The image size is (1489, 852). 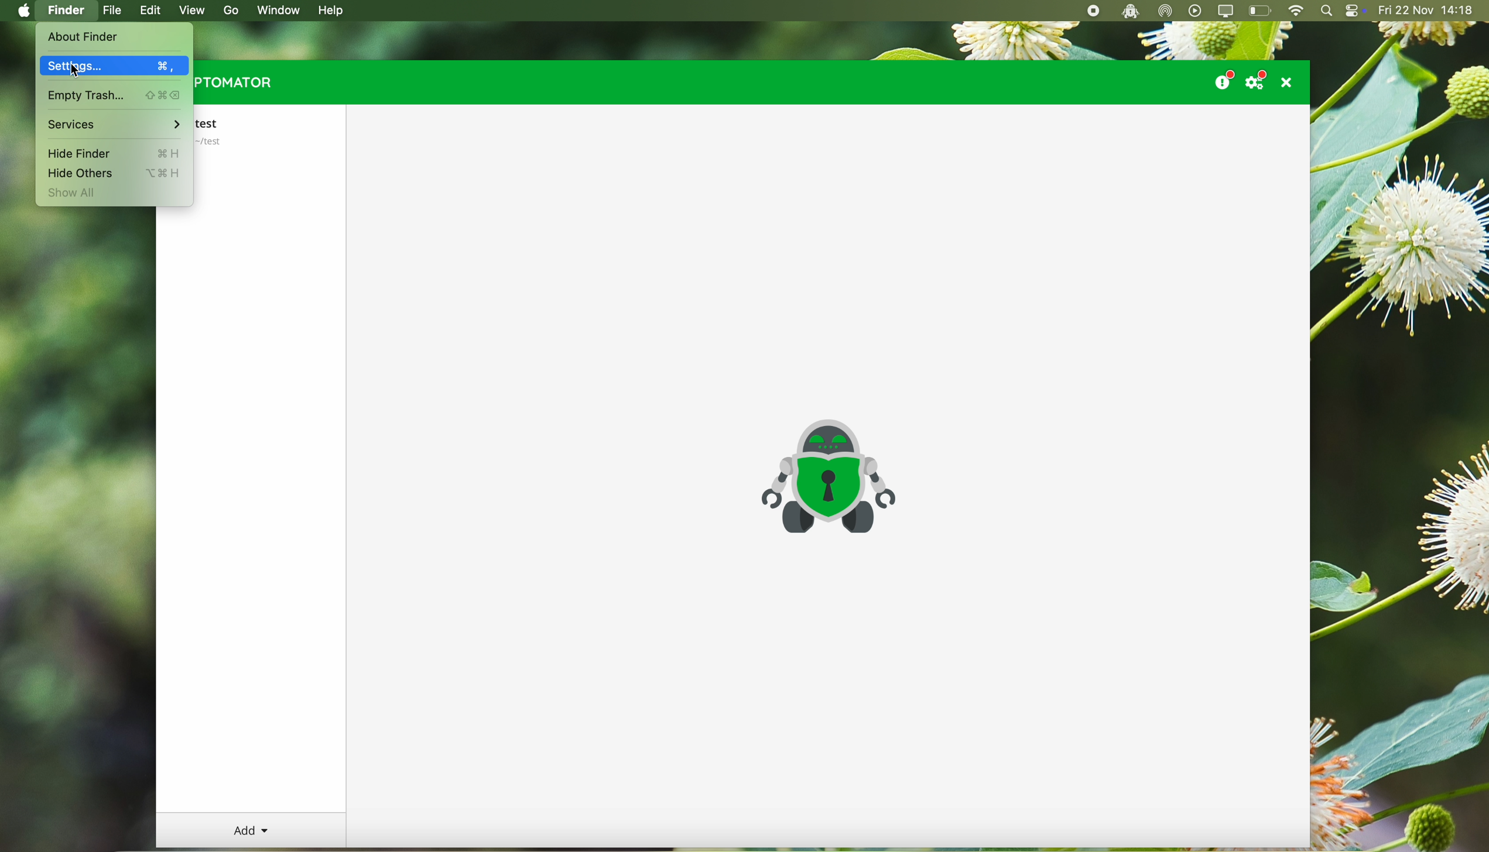 What do you see at coordinates (115, 96) in the screenshot?
I see `empty trash` at bounding box center [115, 96].